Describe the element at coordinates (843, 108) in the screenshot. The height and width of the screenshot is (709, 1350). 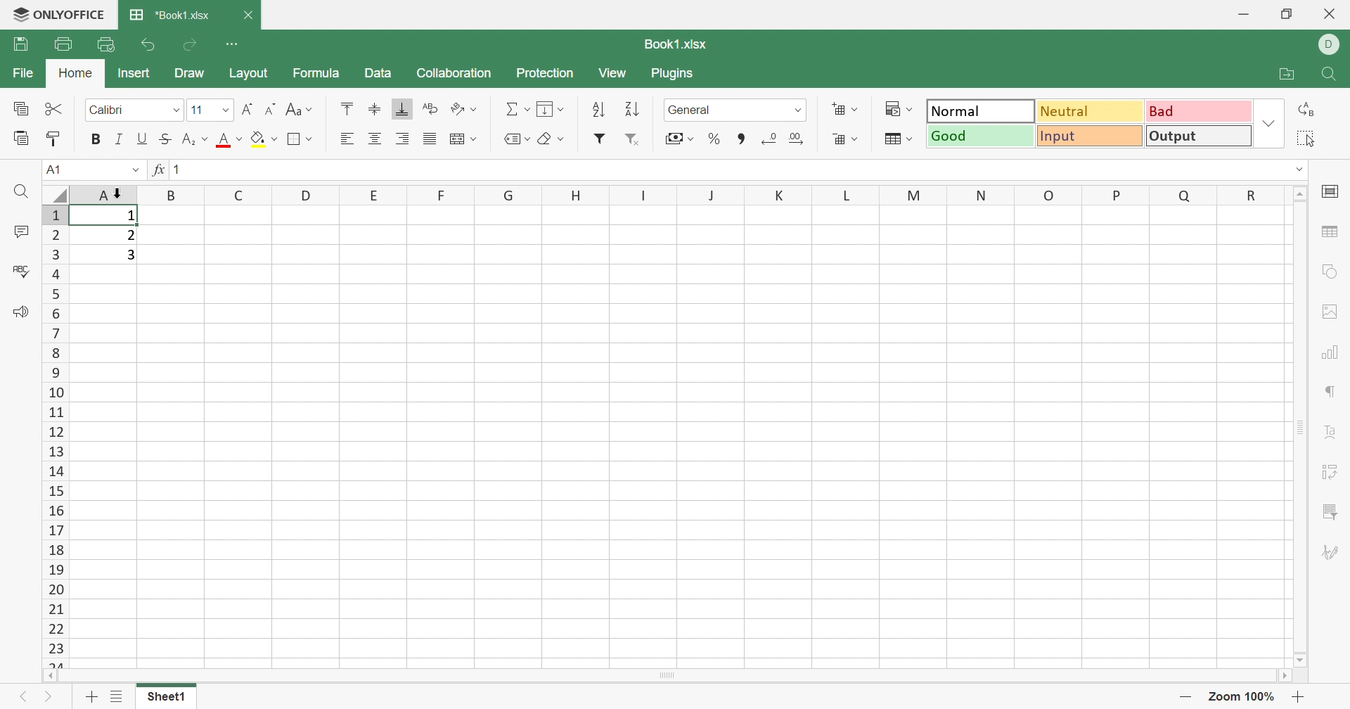
I see `Add cells` at that location.